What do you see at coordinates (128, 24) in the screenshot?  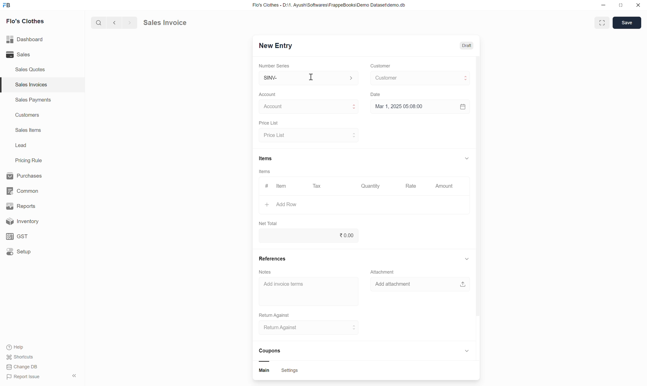 I see `go forward ` at bounding box center [128, 24].